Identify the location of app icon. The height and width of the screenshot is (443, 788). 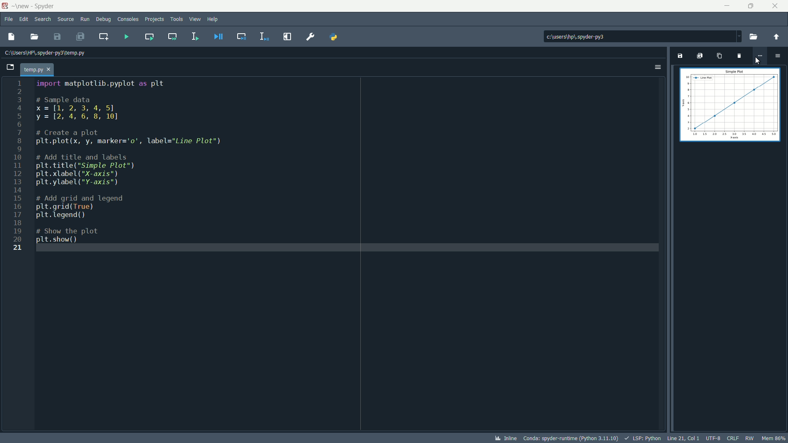
(5, 5).